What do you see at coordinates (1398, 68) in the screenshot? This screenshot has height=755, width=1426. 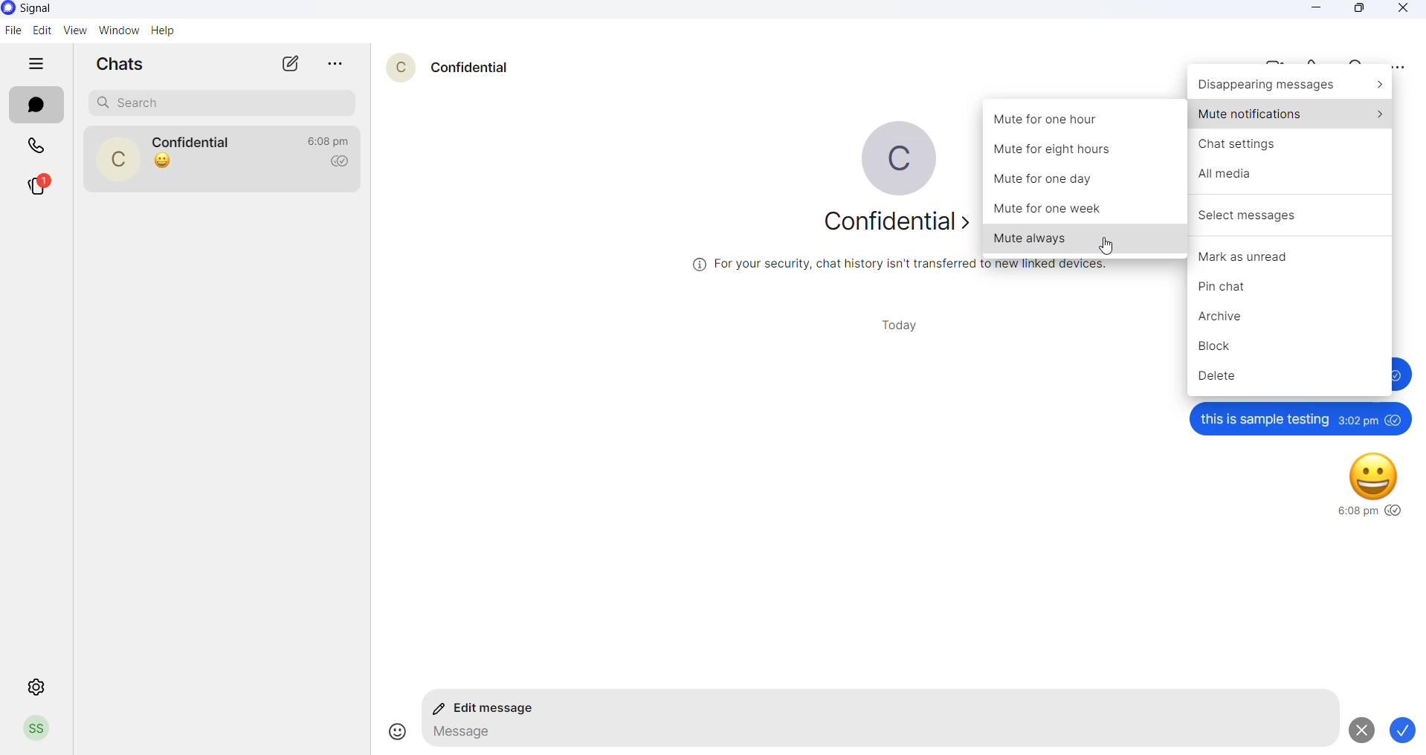 I see `more options` at bounding box center [1398, 68].